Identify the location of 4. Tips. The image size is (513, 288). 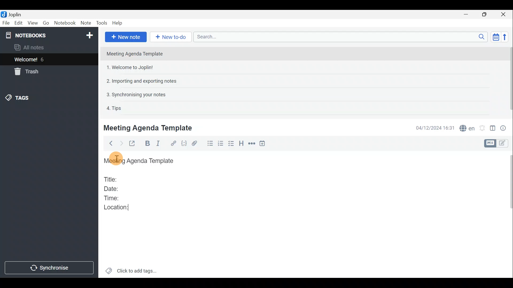
(114, 108).